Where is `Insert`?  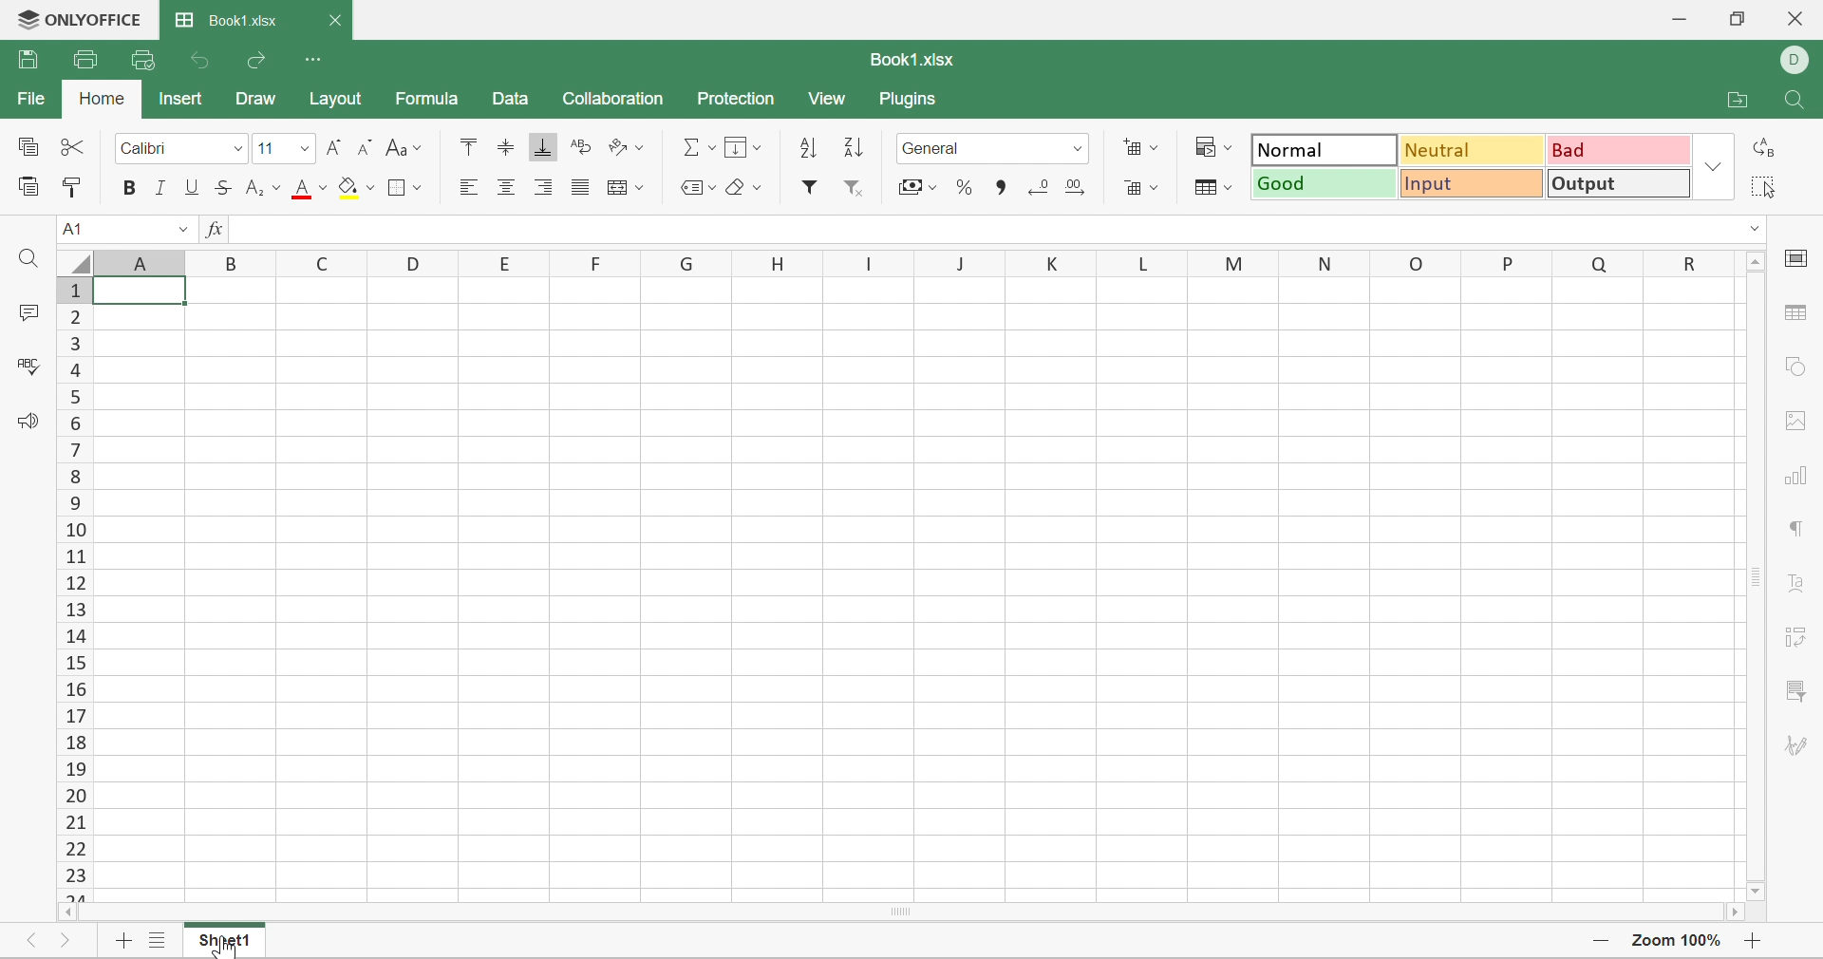
Insert is located at coordinates (180, 98).